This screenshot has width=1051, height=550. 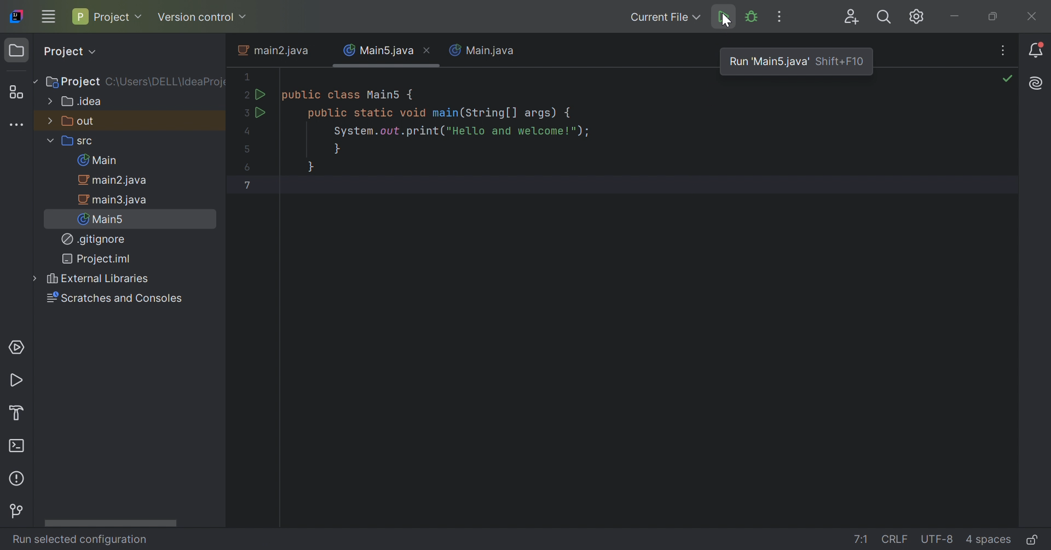 I want to click on Current File, so click(x=663, y=17).